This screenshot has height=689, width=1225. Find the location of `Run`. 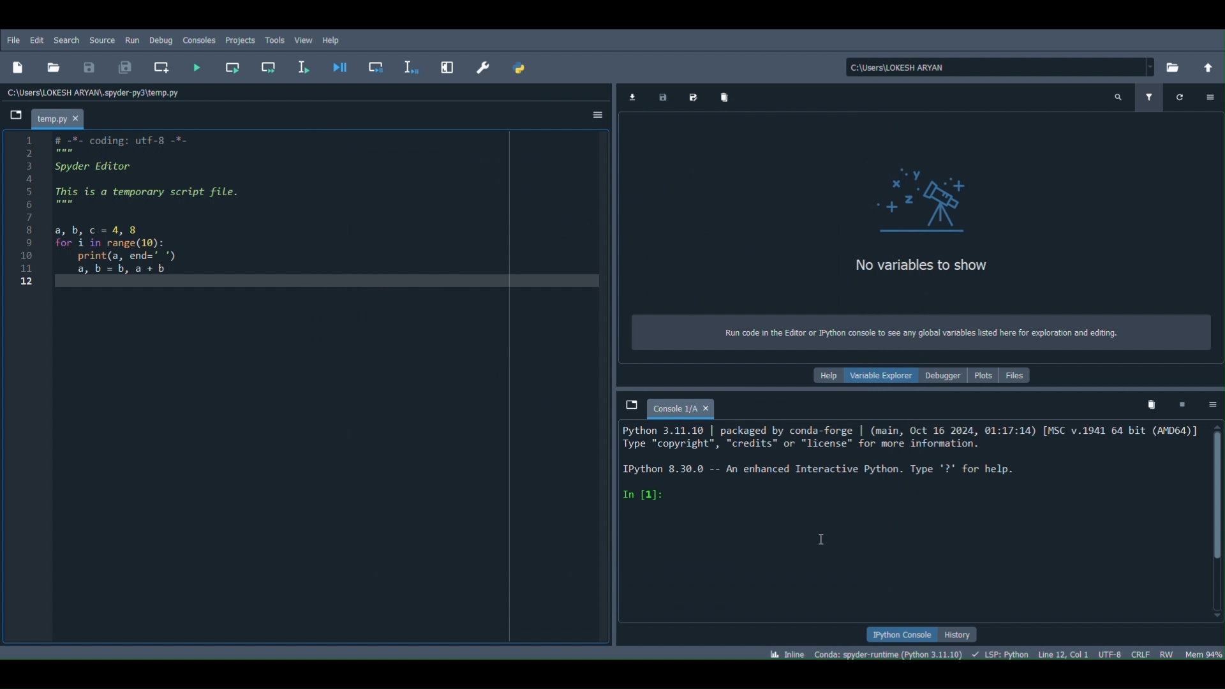

Run is located at coordinates (133, 40).